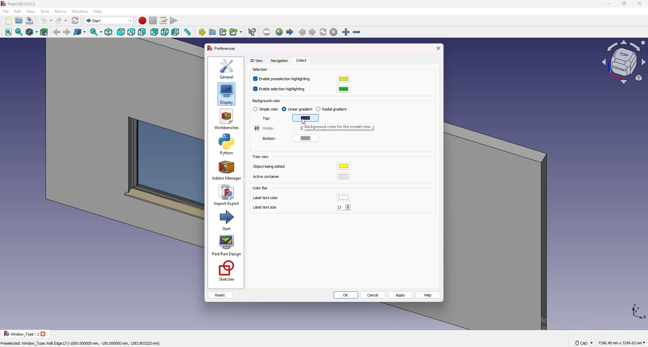 This screenshot has width=648, height=347. I want to click on create part, so click(202, 32).